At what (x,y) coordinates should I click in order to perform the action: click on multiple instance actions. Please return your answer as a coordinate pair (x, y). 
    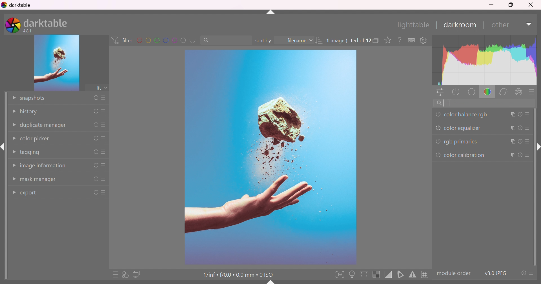
    Looking at the image, I should click on (513, 115).